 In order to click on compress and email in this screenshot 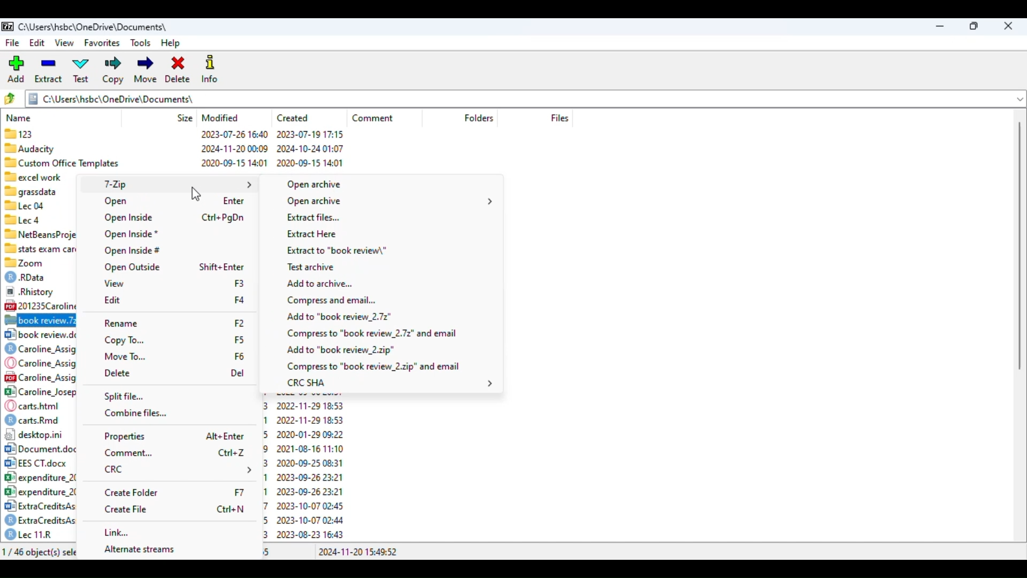, I will do `click(333, 300)`.